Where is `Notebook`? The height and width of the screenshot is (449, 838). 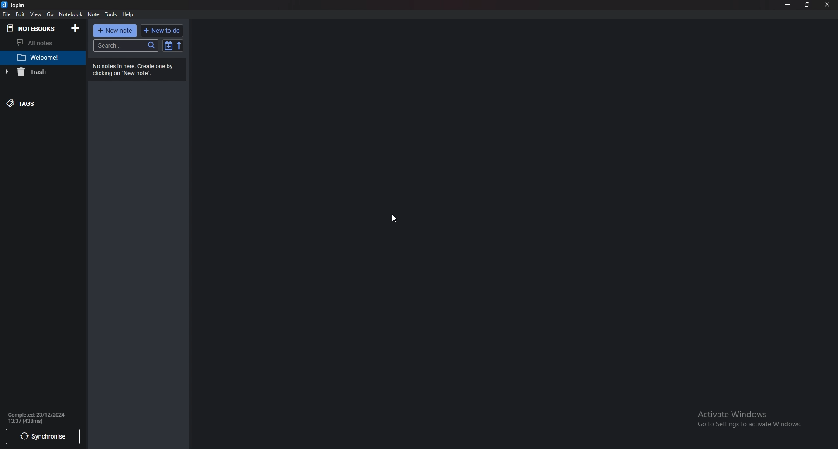
Notebook is located at coordinates (71, 14).